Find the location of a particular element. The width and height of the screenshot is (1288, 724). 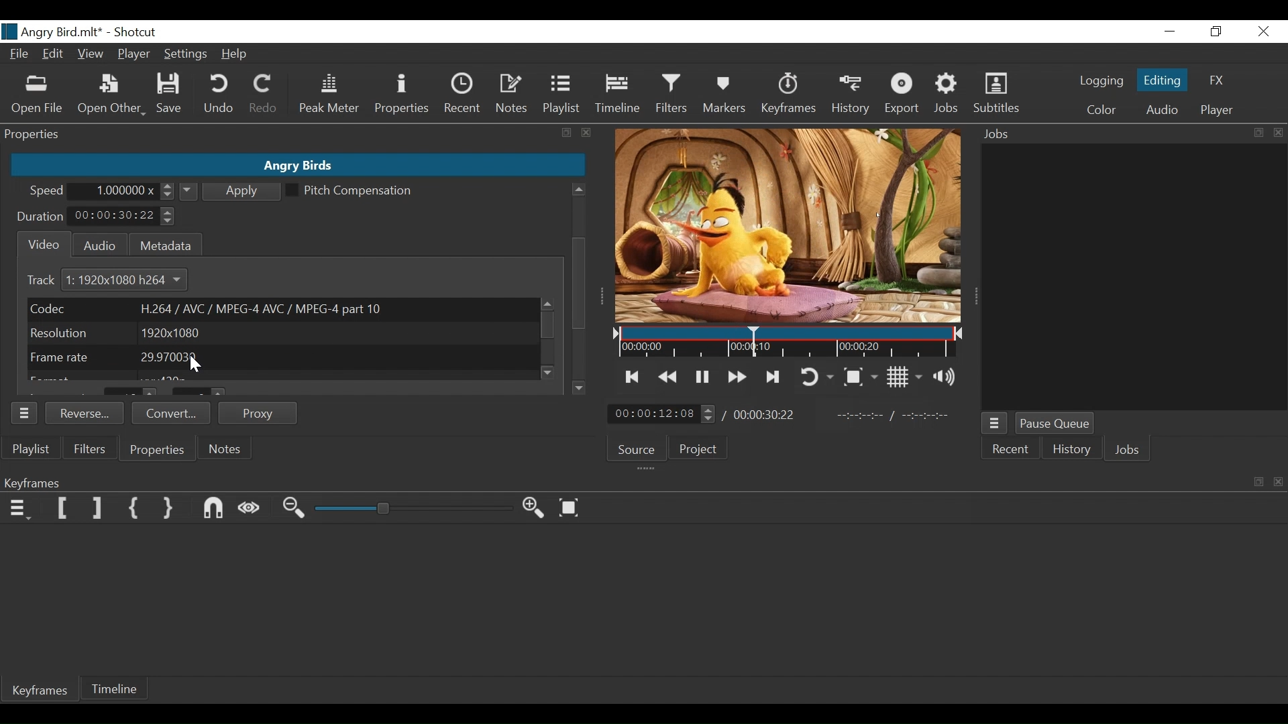

Peak Meter is located at coordinates (328, 96).